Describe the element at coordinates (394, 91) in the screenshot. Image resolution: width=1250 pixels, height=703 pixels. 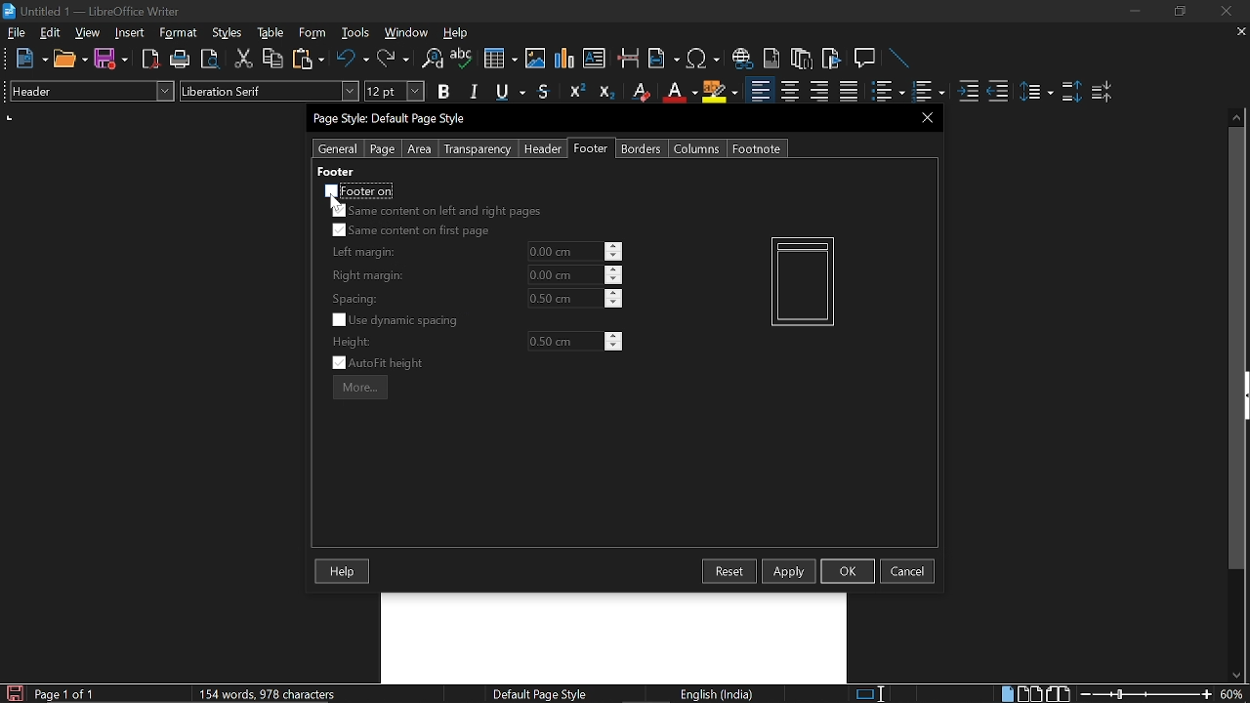
I see `Text size` at that location.